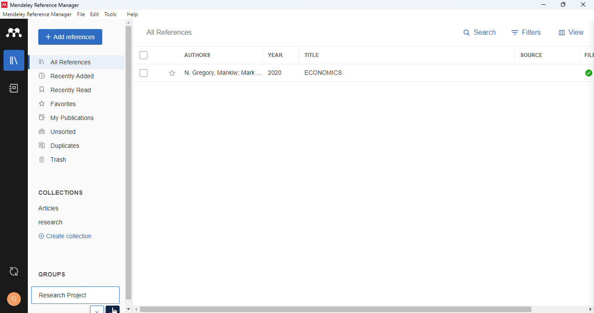 The image size is (594, 313). Describe the element at coordinates (223, 73) in the screenshot. I see `N. Gregory Mankiw, Mark P. Taylor` at that location.